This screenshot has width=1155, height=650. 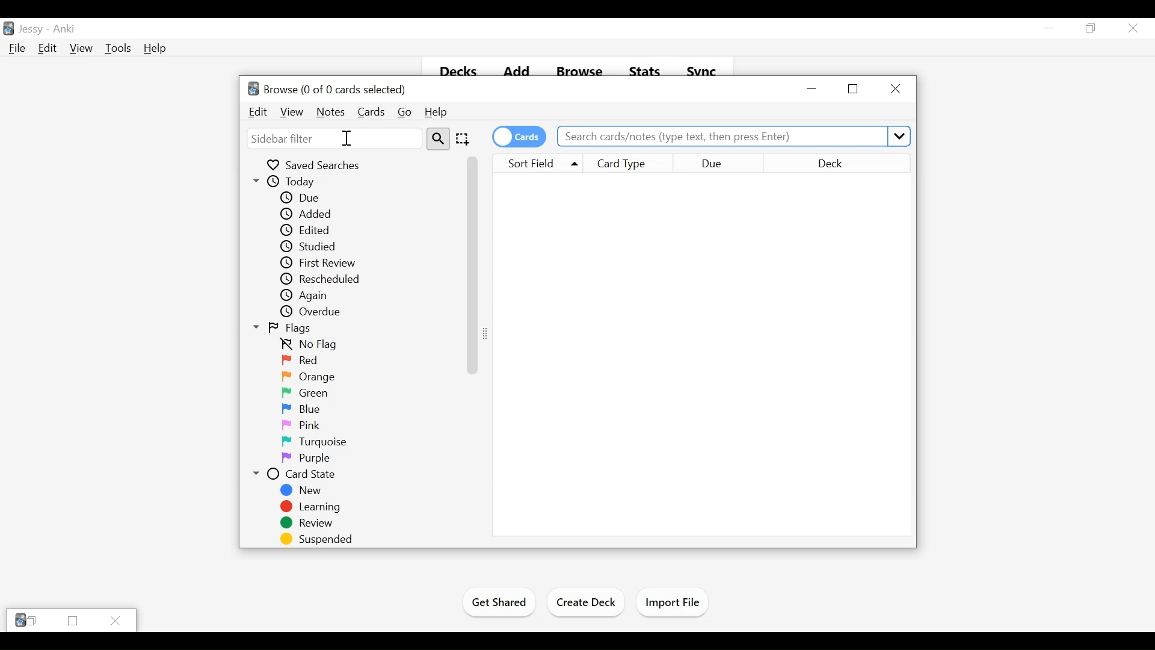 I want to click on Restore, so click(x=852, y=88).